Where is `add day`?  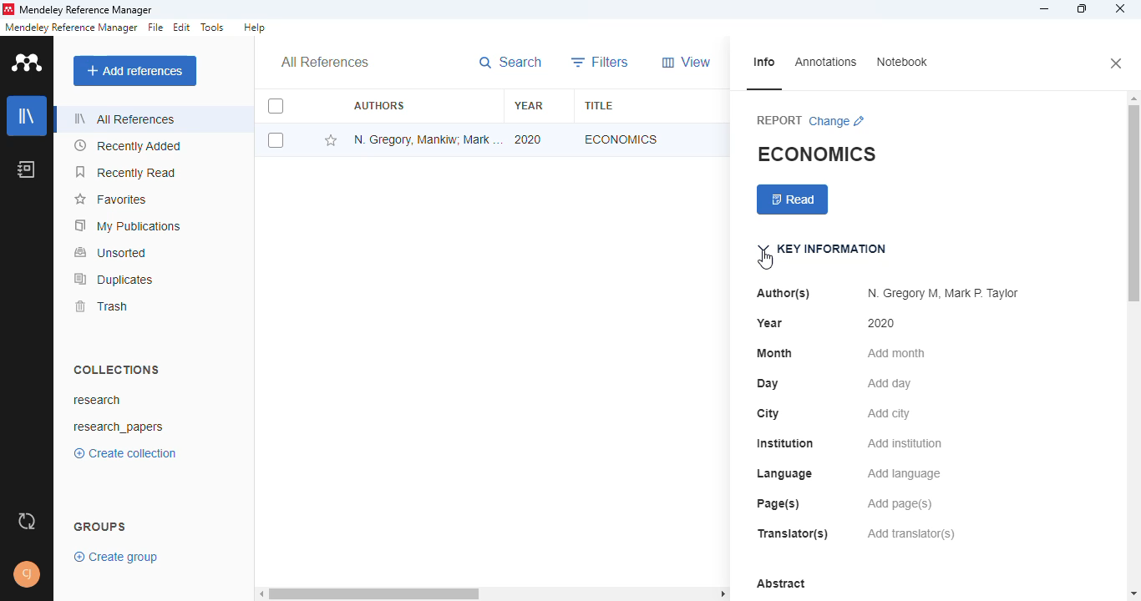
add day is located at coordinates (890, 383).